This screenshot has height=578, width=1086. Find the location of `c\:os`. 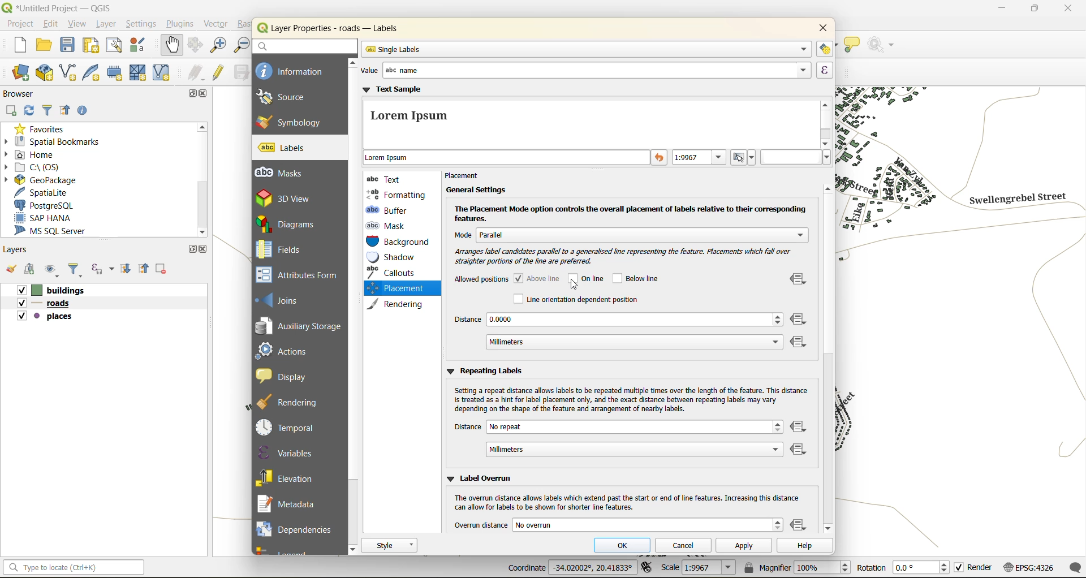

c\:os is located at coordinates (41, 168).